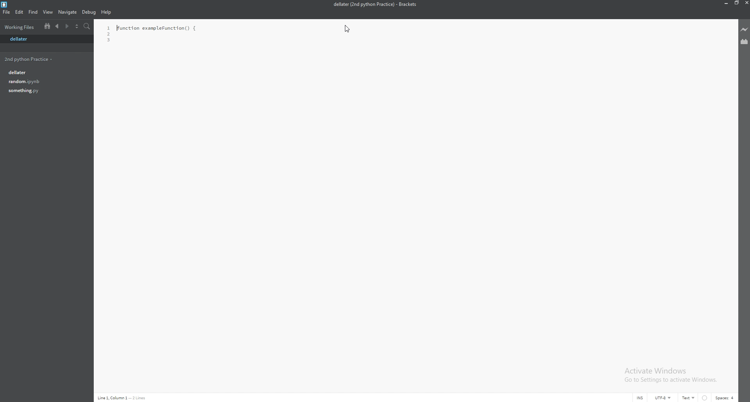 The height and width of the screenshot is (402, 750). Describe the element at coordinates (46, 39) in the screenshot. I see `dellater` at that location.